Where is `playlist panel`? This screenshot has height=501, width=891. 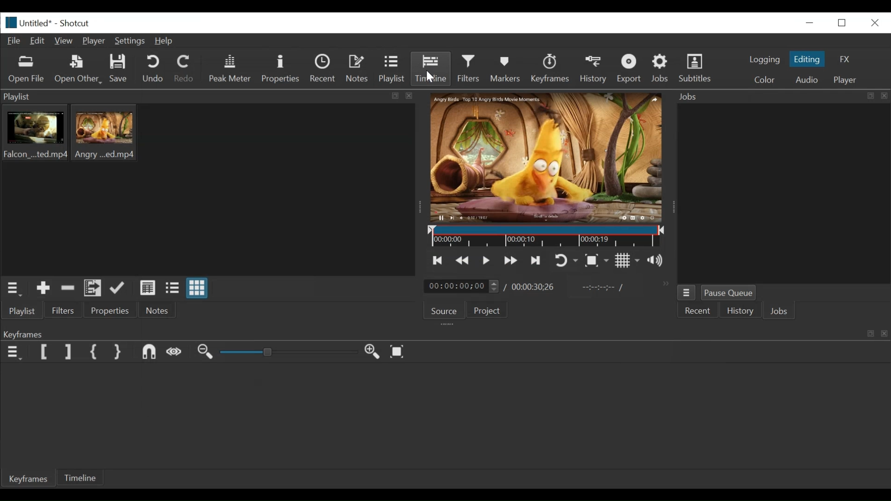
playlist panel is located at coordinates (204, 96).